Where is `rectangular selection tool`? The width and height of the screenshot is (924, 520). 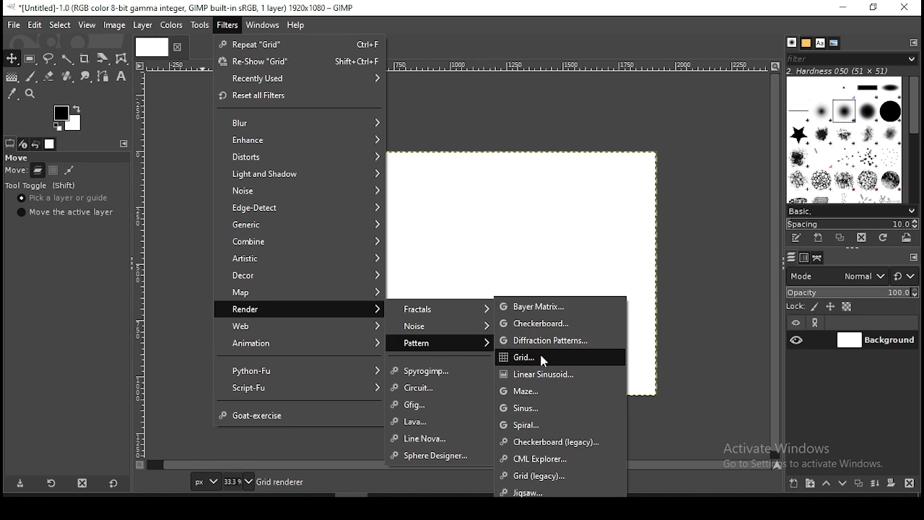
rectangular selection tool is located at coordinates (31, 59).